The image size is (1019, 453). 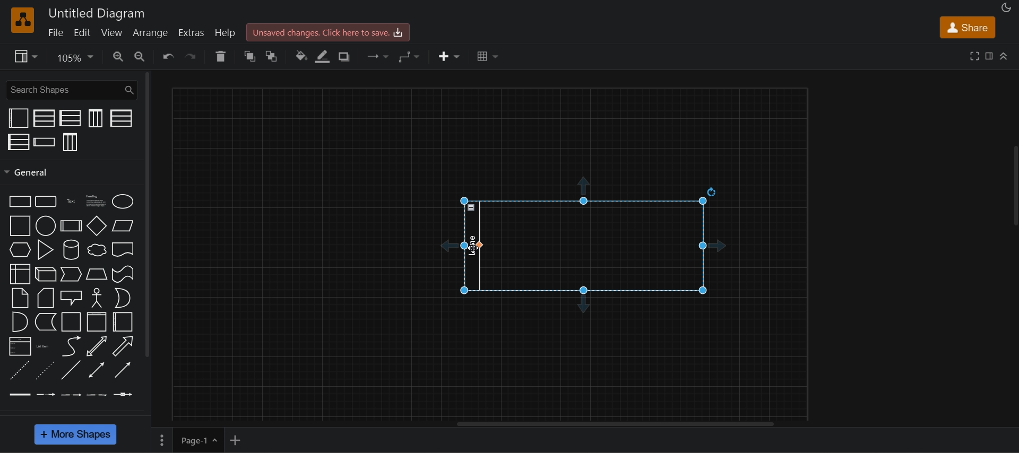 I want to click on actor, so click(x=96, y=298).